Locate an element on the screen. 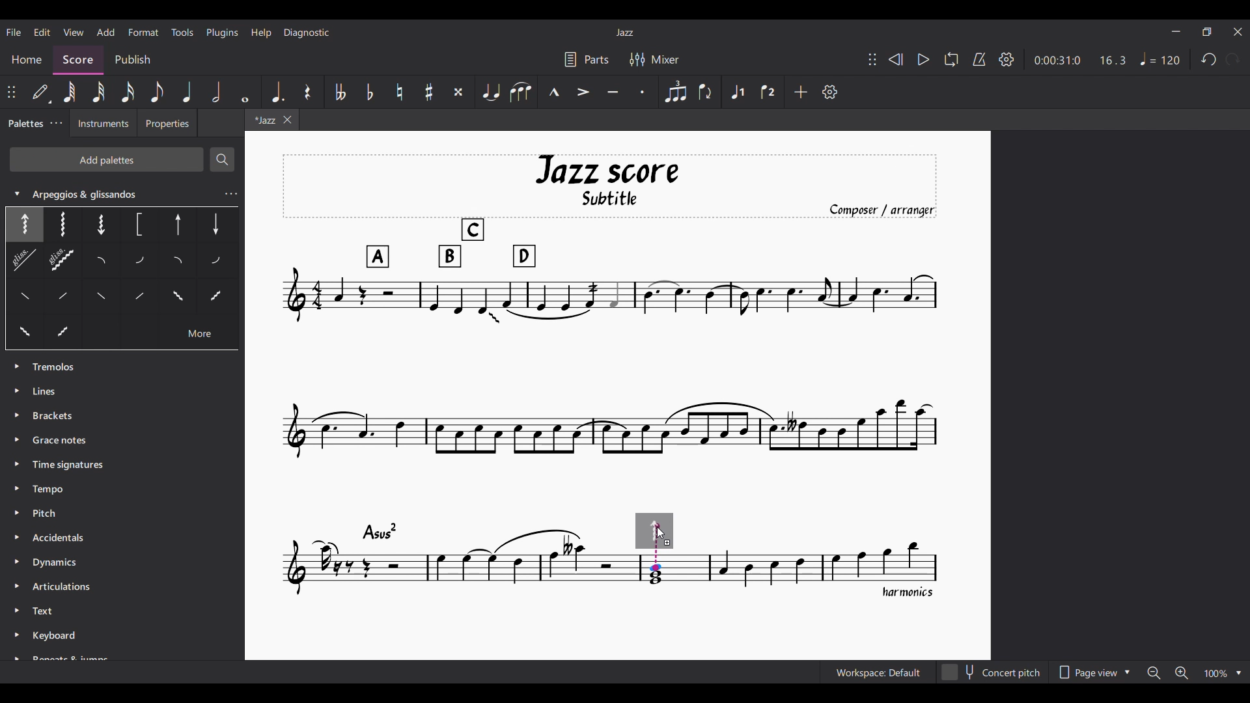  Default is located at coordinates (42, 92).